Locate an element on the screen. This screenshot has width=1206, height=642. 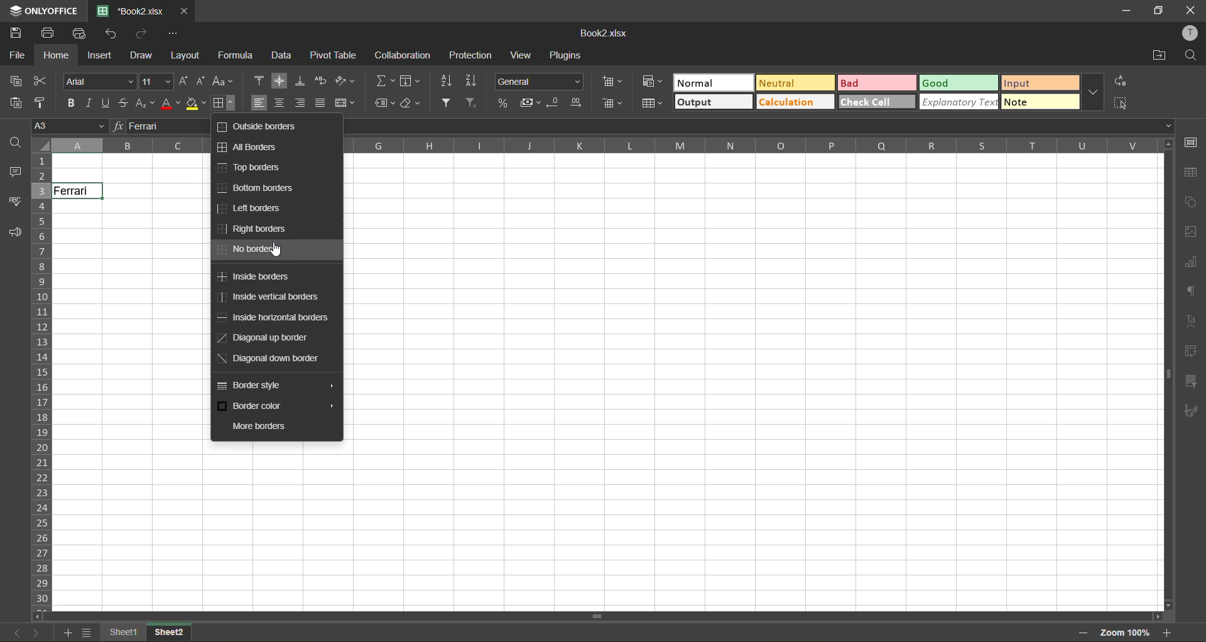
wrap is located at coordinates (322, 82).